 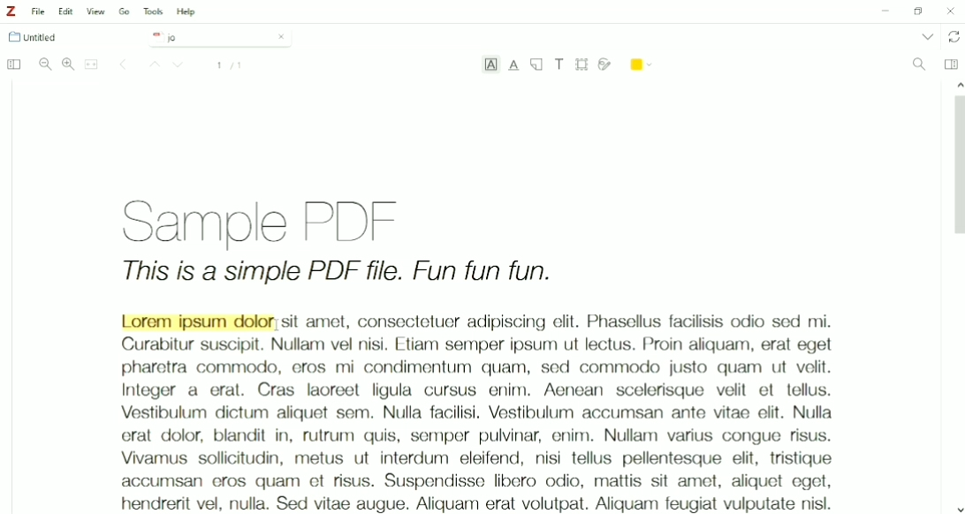 I want to click on Vertical scrollbar, so click(x=956, y=170).